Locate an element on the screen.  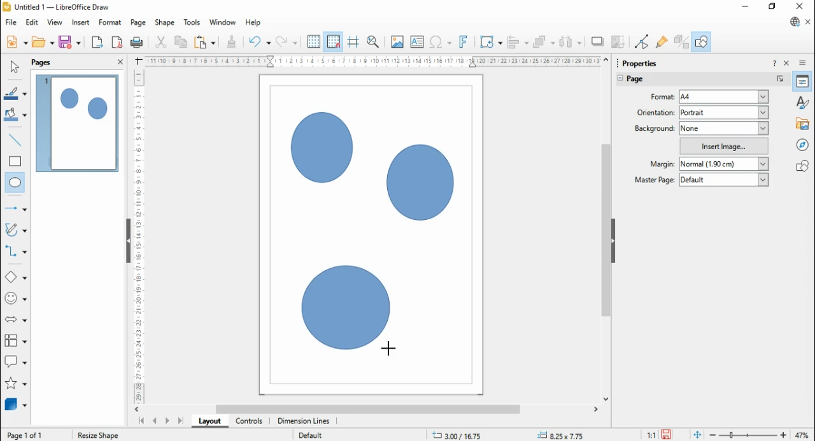
scroll bar is located at coordinates (606, 229).